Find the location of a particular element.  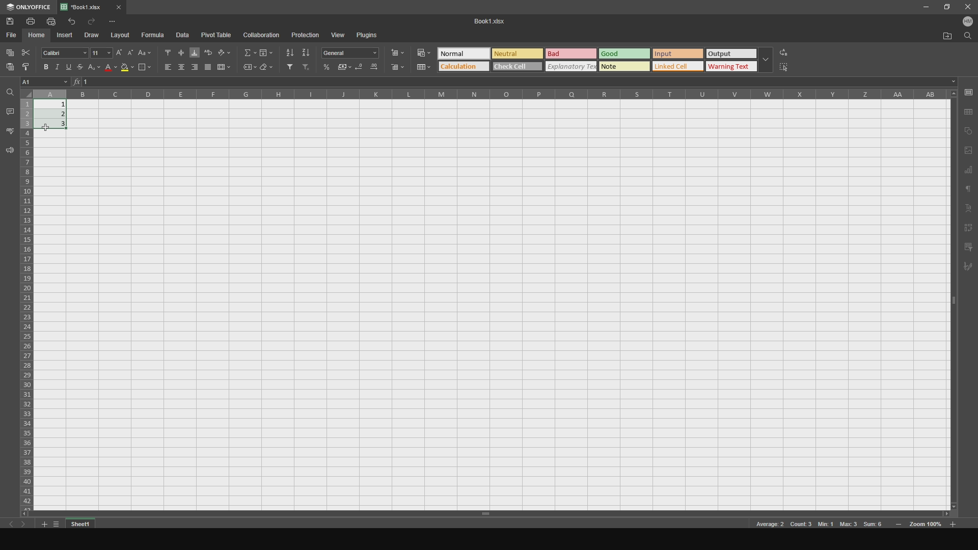

align center is located at coordinates (180, 67).